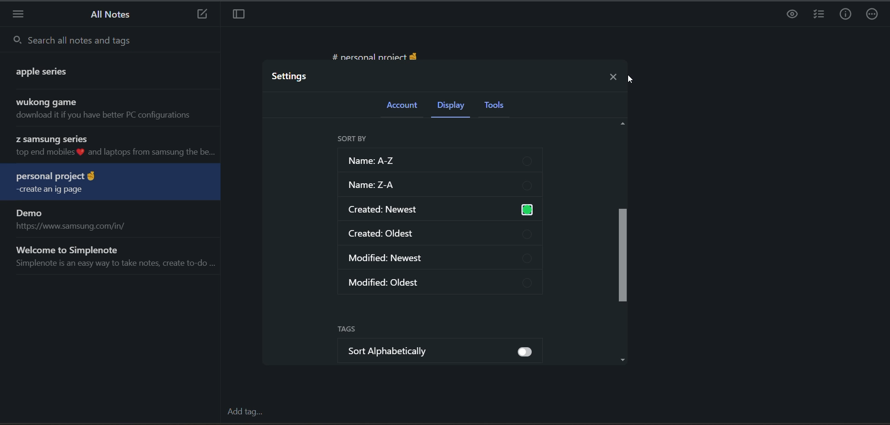 The height and width of the screenshot is (425, 890). What do you see at coordinates (404, 107) in the screenshot?
I see `account` at bounding box center [404, 107].